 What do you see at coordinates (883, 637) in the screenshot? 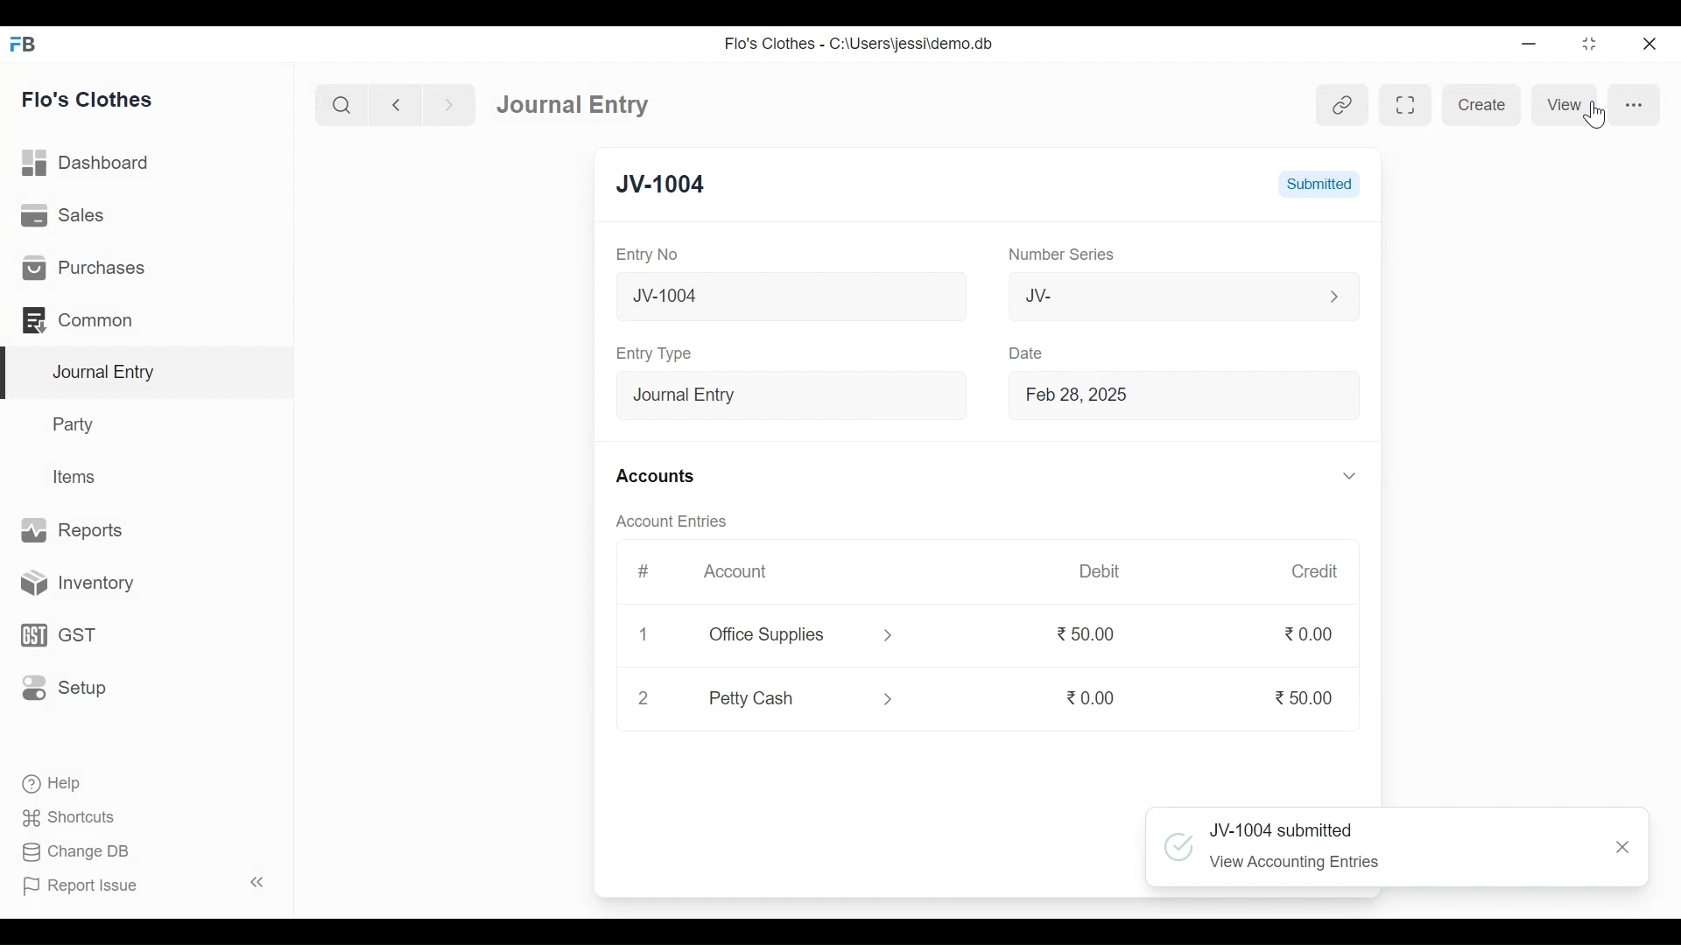
I see `Expand` at bounding box center [883, 637].